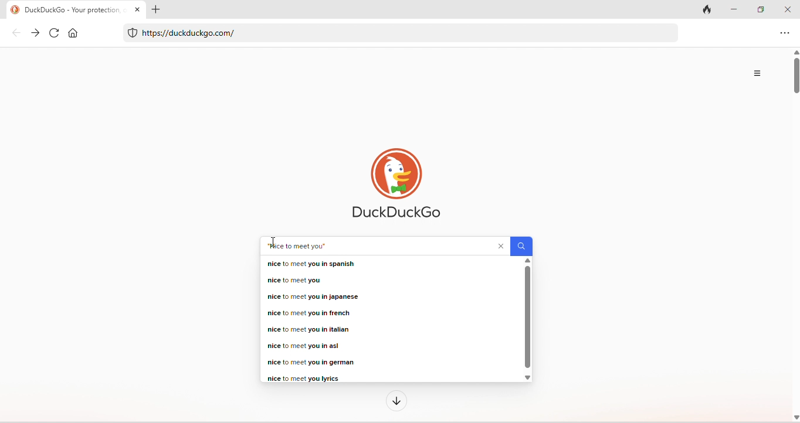 The width and height of the screenshot is (800, 423). I want to click on forward, so click(37, 33).